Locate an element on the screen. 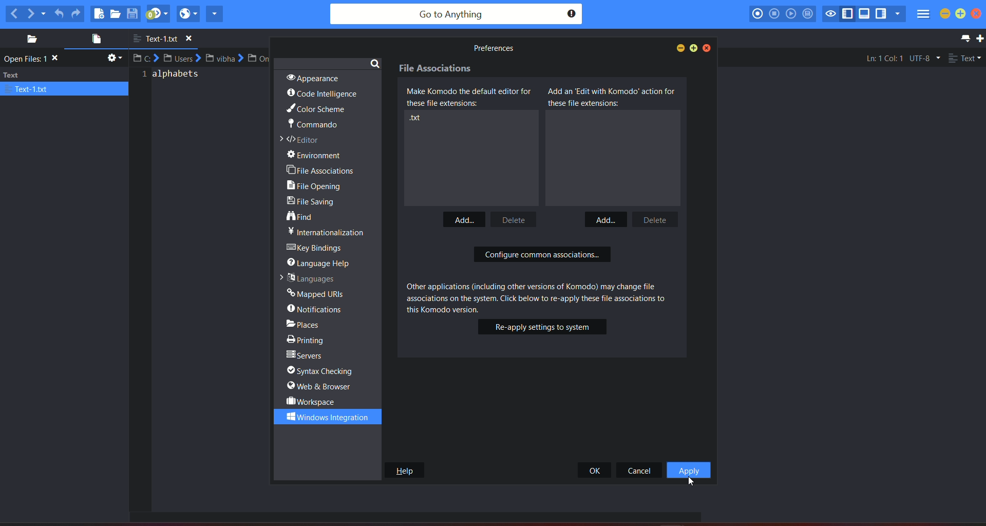 This screenshot has height=526, width=986. record macro is located at coordinates (757, 13).